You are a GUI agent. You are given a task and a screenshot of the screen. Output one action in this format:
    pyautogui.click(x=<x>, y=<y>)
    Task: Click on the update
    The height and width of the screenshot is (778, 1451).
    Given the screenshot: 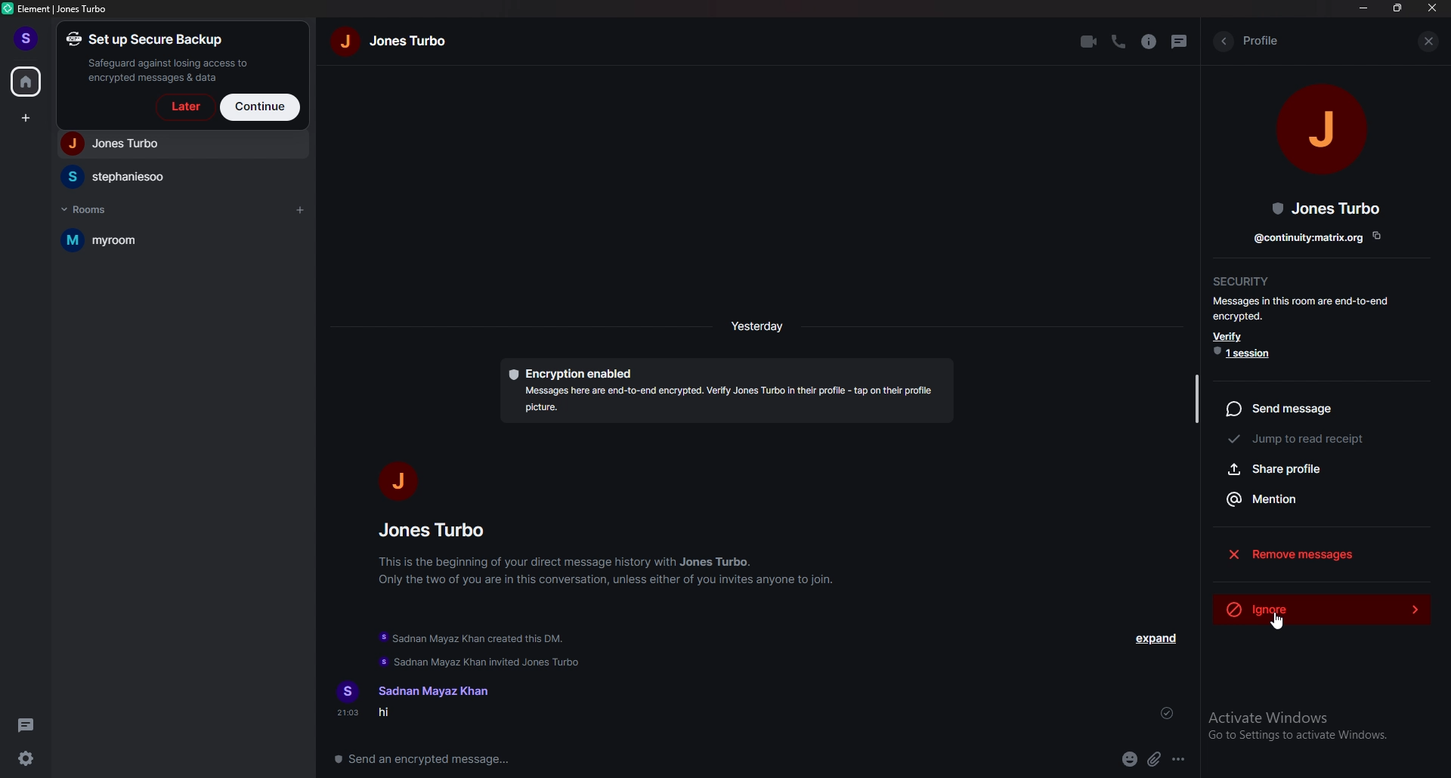 What is the action you would take?
    pyautogui.click(x=475, y=649)
    